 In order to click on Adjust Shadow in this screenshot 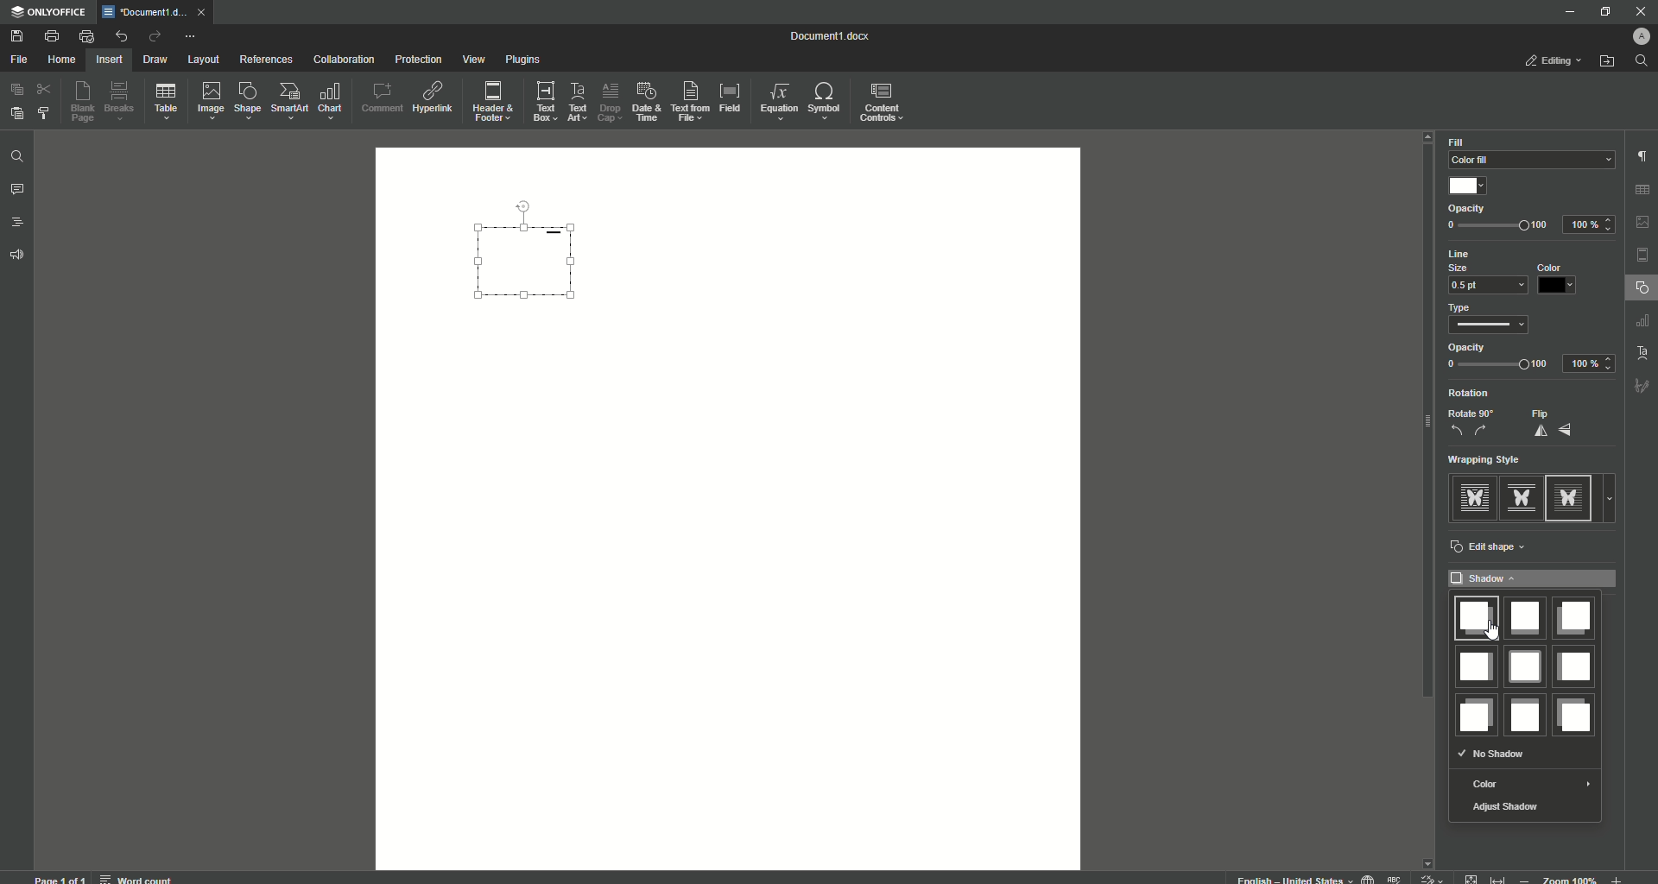, I will do `click(1508, 808)`.